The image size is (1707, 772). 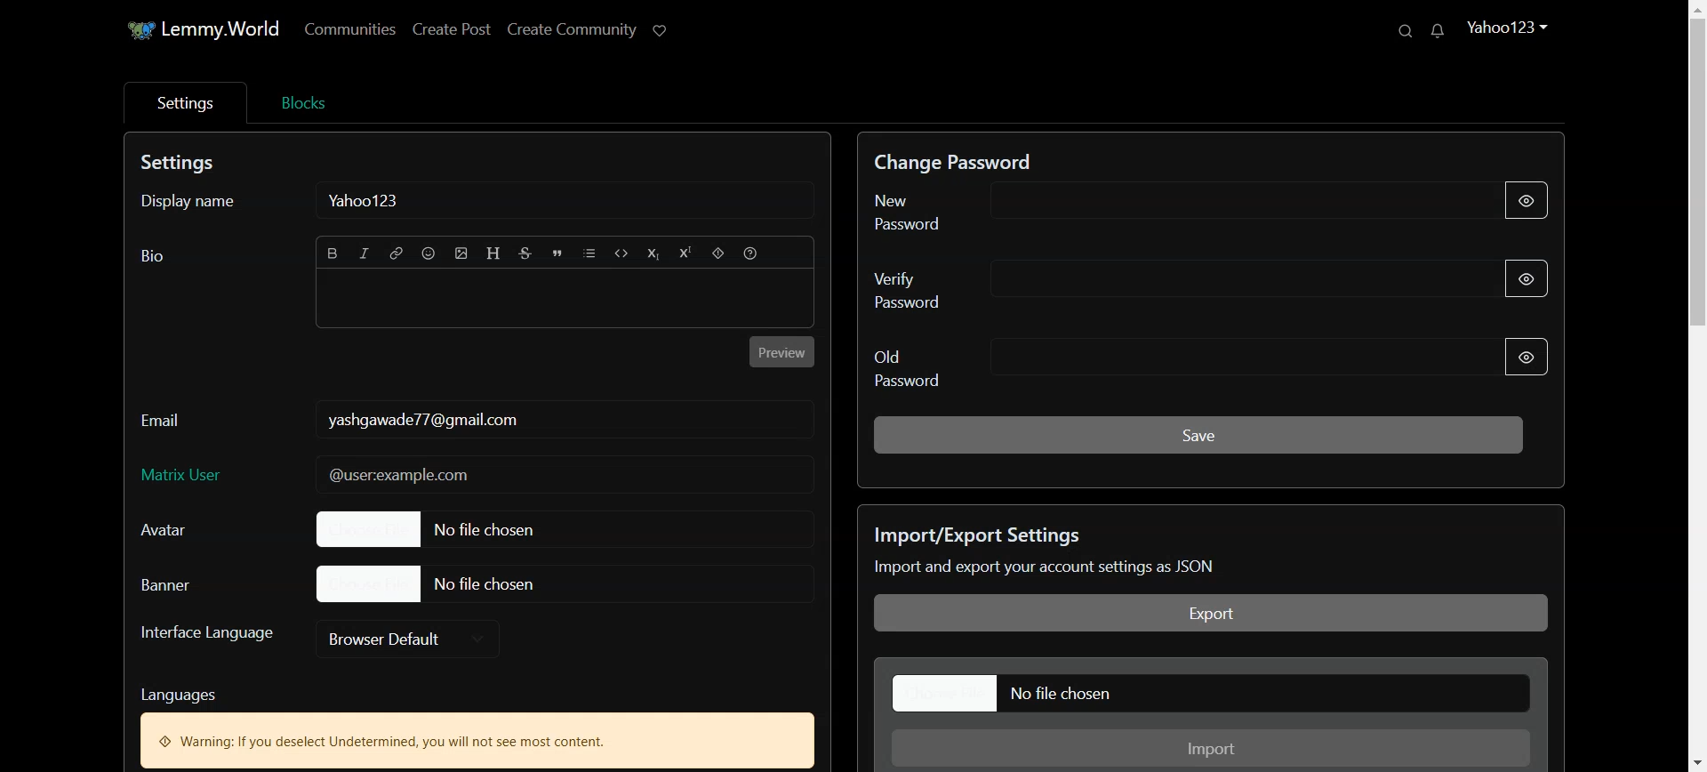 I want to click on Subscript, so click(x=653, y=255).